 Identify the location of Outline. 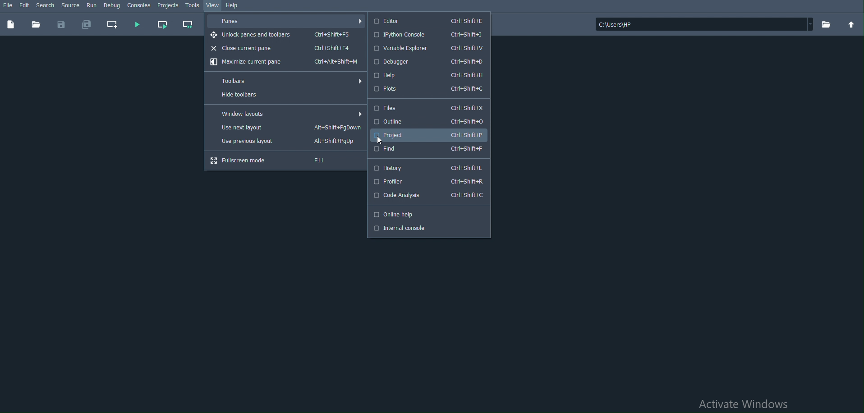
(428, 120).